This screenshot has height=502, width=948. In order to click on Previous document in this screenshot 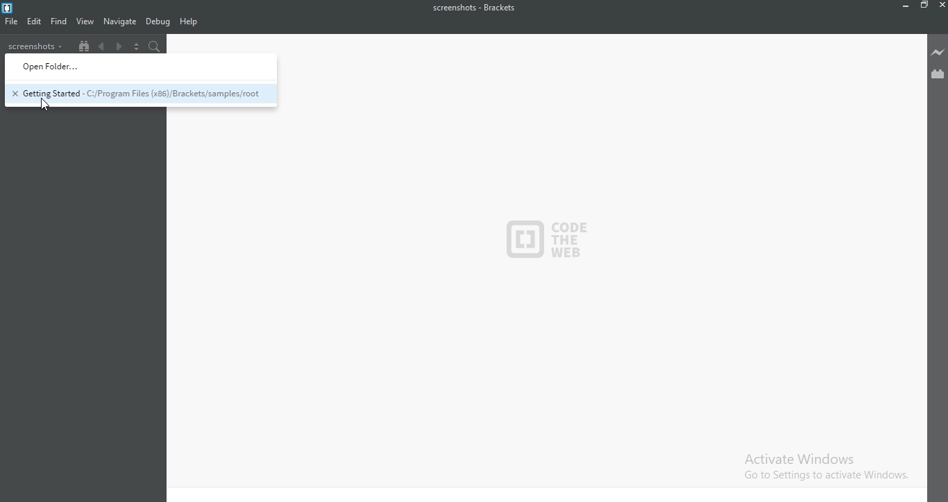, I will do `click(103, 45)`.